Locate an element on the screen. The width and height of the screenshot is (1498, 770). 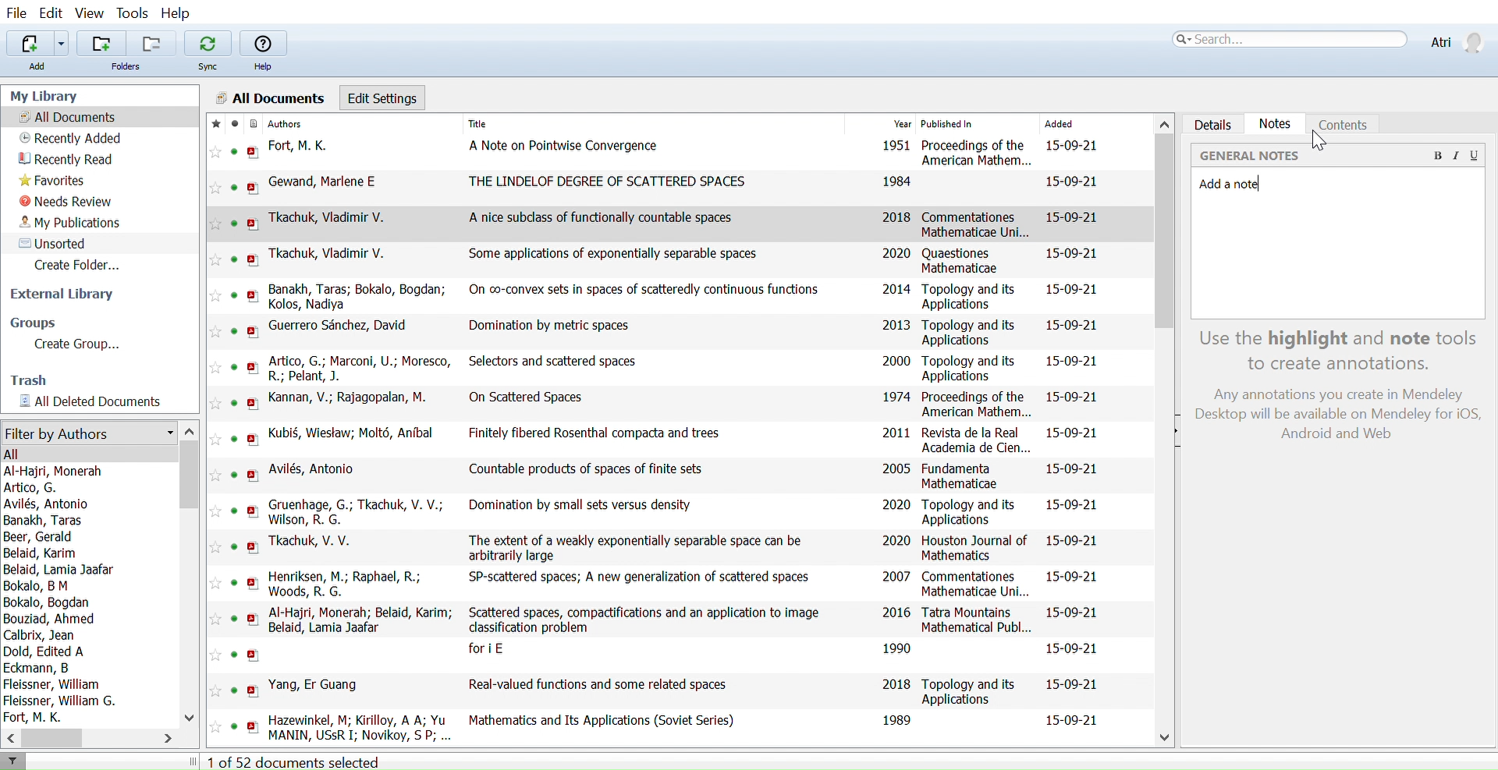
View is located at coordinates (91, 14).